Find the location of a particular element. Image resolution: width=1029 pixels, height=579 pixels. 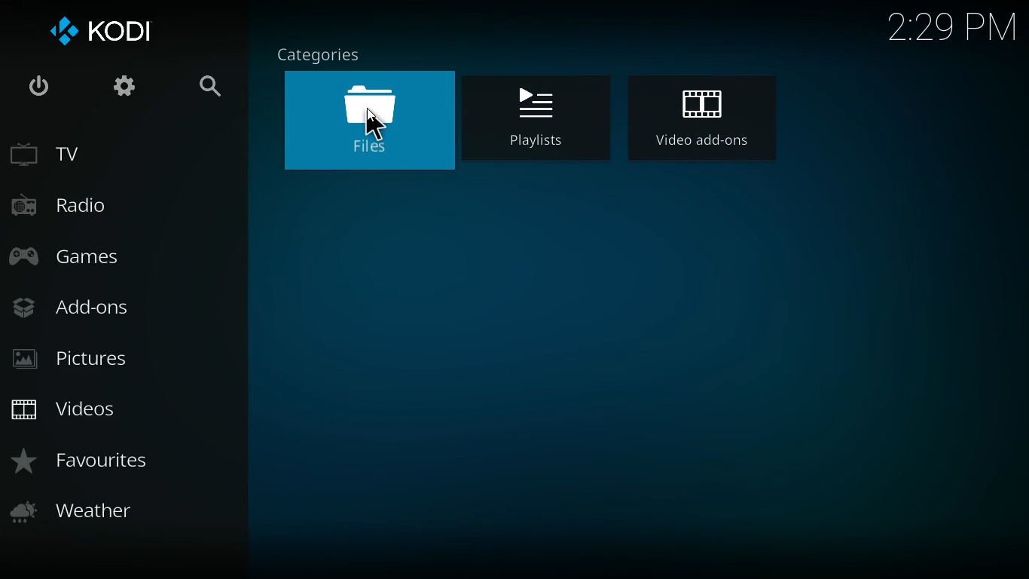

video add-ons is located at coordinates (706, 118).